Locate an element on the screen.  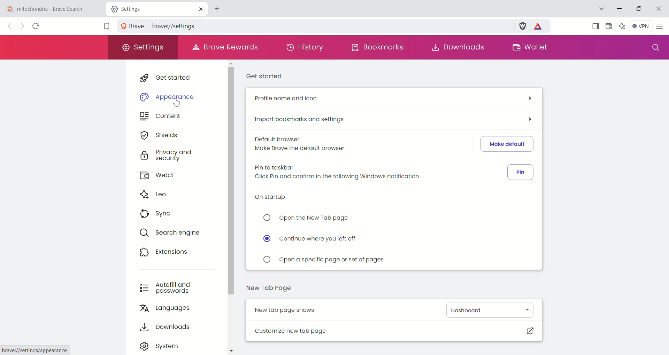
languages is located at coordinates (166, 309).